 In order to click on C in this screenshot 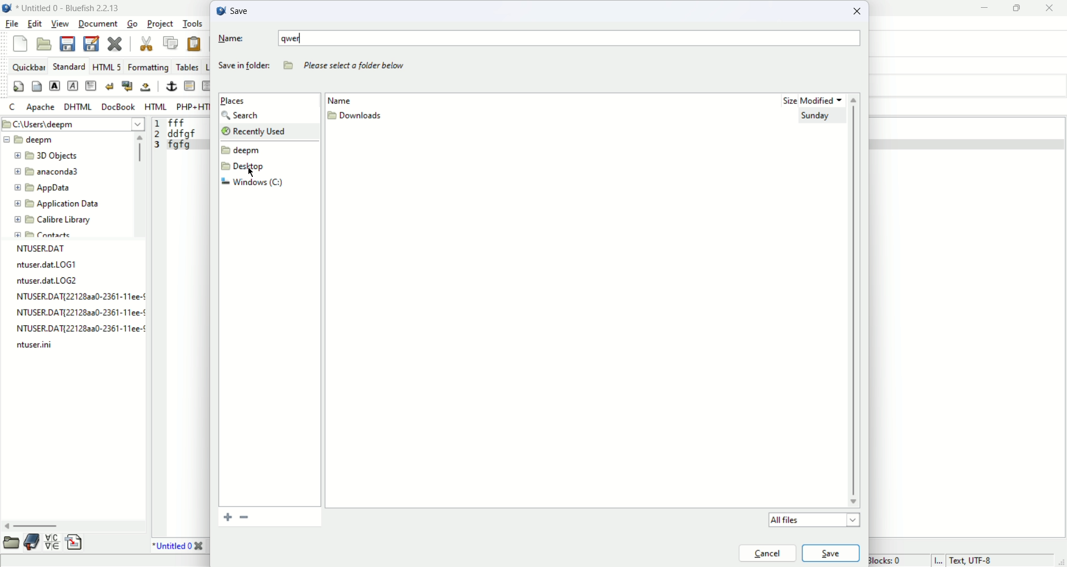, I will do `click(13, 107)`.